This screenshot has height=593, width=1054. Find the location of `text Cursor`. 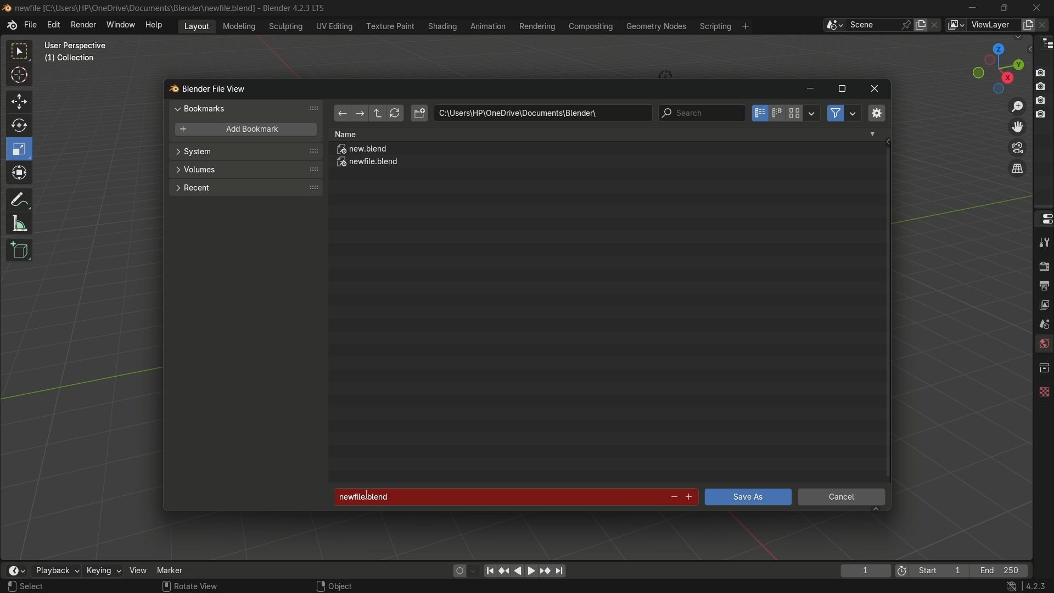

text Cursor is located at coordinates (371, 495).